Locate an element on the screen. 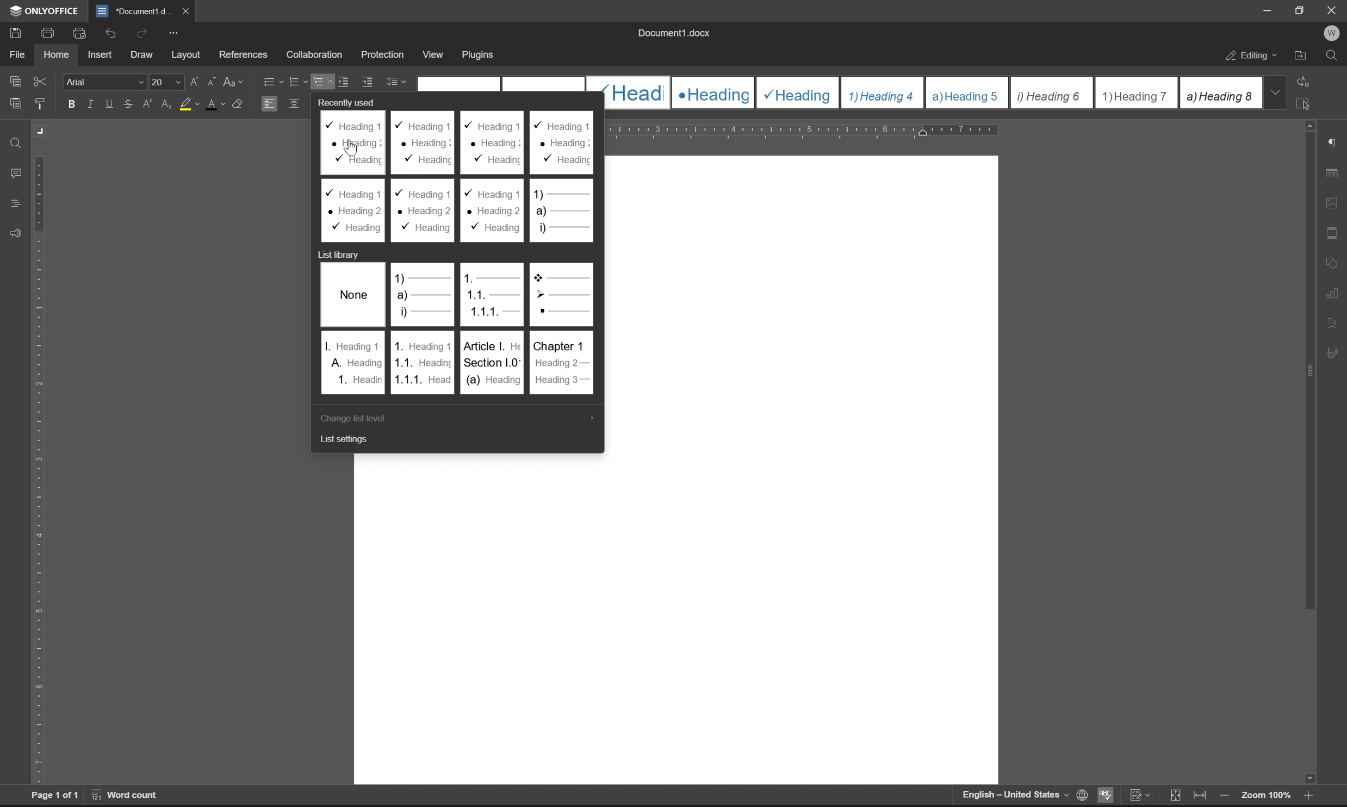 The width and height of the screenshot is (1347, 807). set document language is located at coordinates (1080, 795).